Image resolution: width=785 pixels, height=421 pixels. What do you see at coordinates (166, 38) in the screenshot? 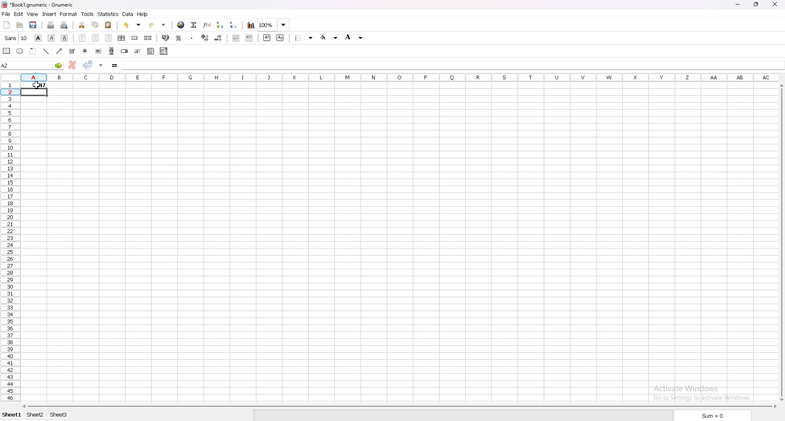
I see `accounting` at bounding box center [166, 38].